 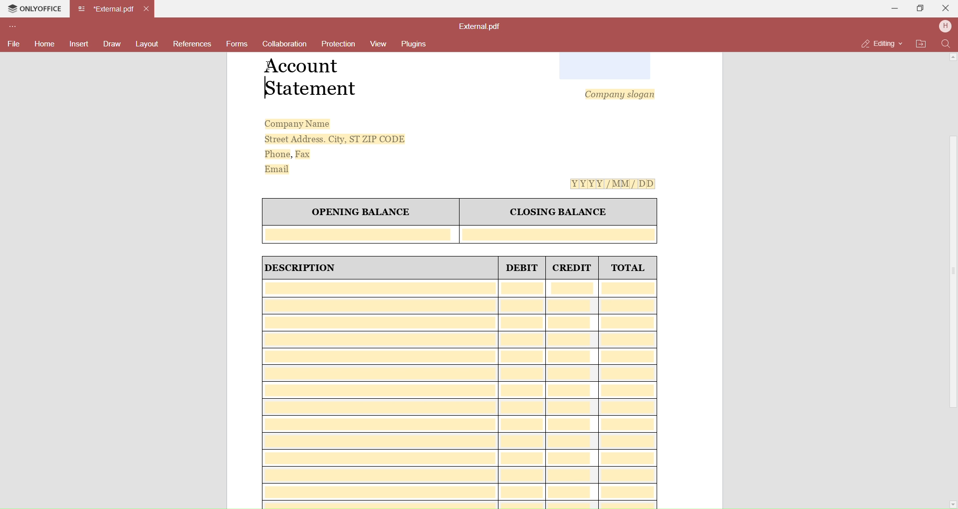 What do you see at coordinates (945, 27) in the screenshot?
I see `User` at bounding box center [945, 27].